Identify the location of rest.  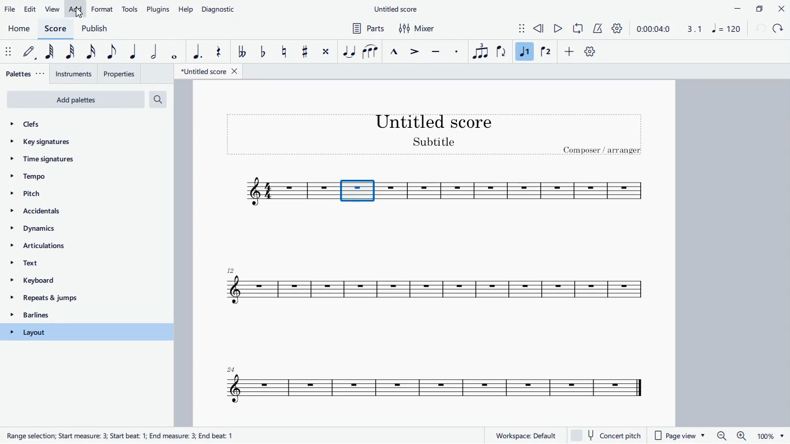
(218, 51).